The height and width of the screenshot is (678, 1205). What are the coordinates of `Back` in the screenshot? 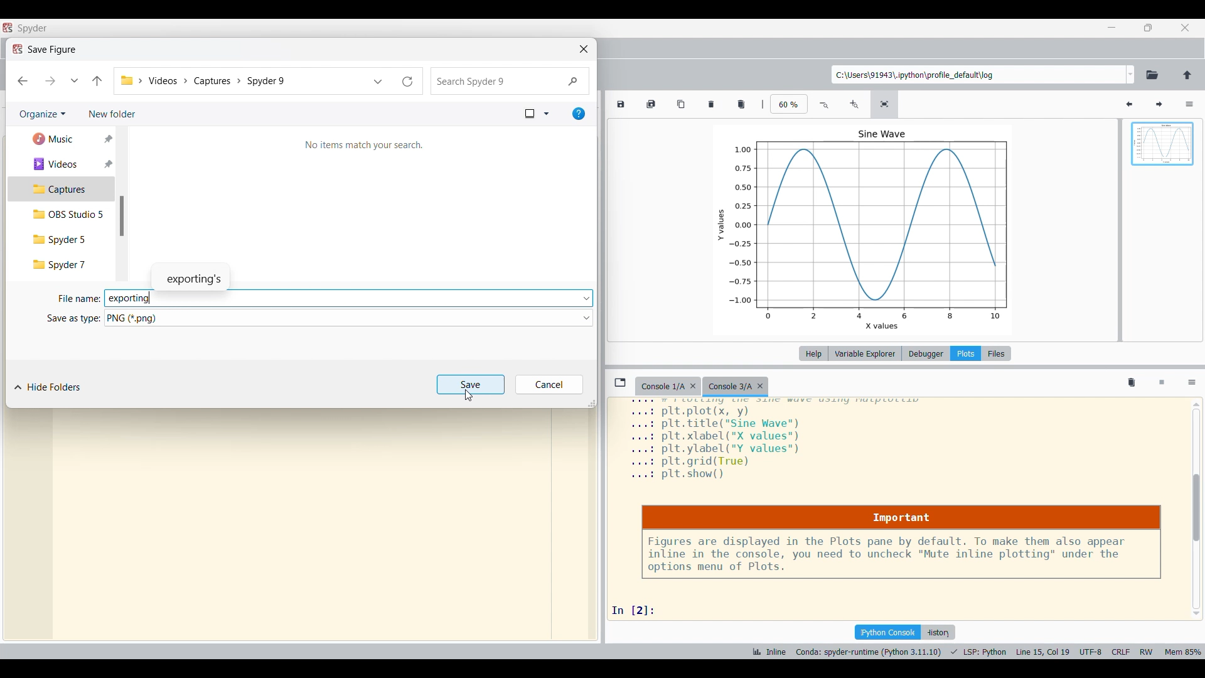 It's located at (23, 81).